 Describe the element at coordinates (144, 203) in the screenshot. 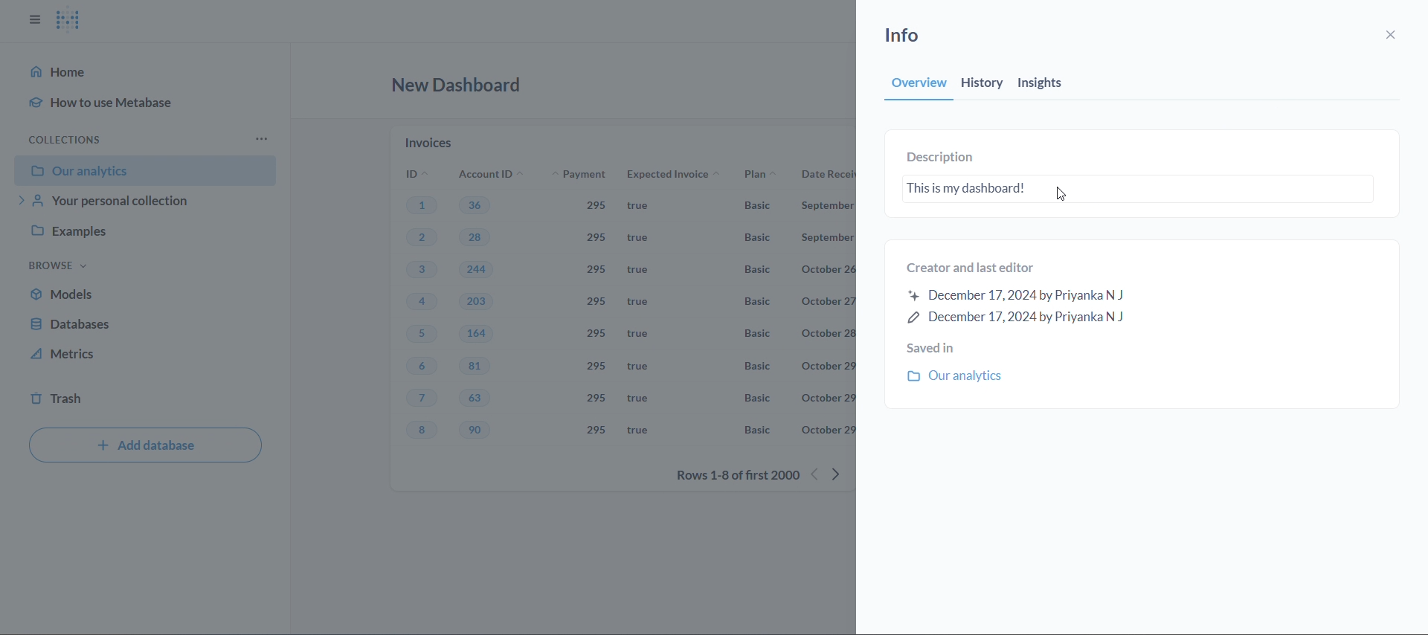

I see `your personal collection` at that location.